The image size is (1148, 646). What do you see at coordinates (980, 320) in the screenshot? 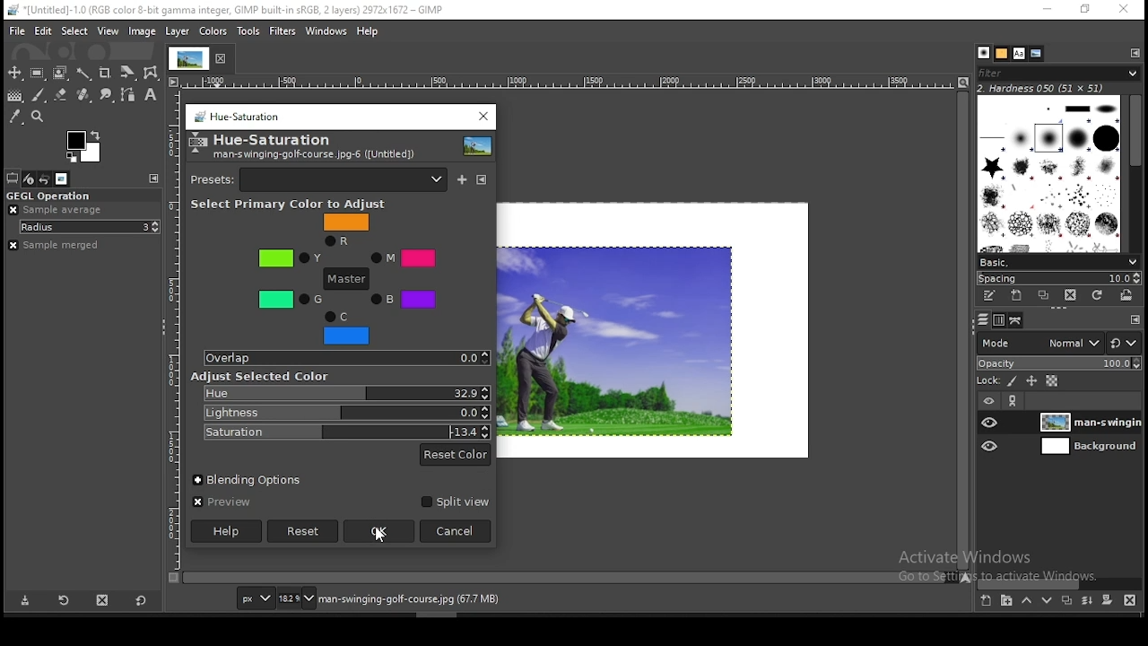
I see `layers` at bounding box center [980, 320].